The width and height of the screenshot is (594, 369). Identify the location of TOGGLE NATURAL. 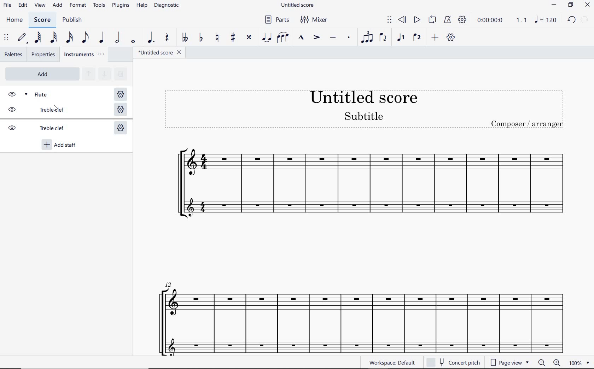
(217, 38).